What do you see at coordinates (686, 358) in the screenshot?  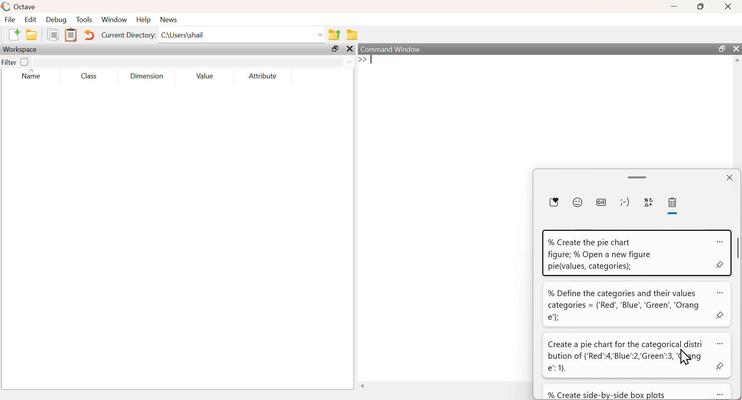 I see `cursor` at bounding box center [686, 358].